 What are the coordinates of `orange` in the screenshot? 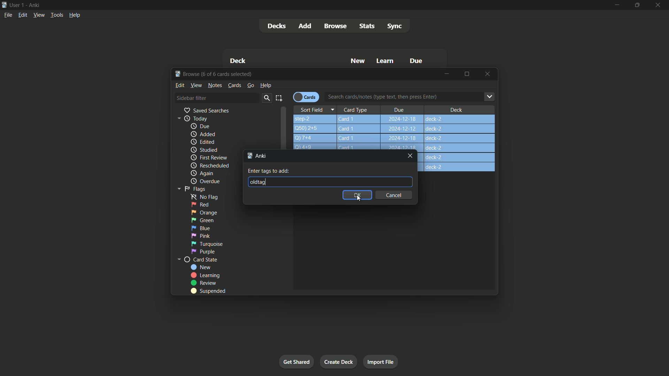 It's located at (205, 212).